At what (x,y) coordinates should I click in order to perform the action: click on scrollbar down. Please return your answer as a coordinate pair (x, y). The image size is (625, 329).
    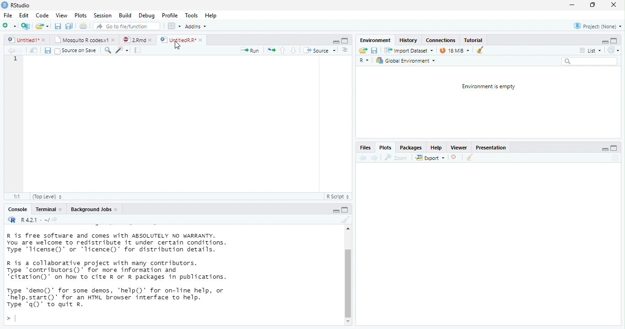
    Looking at the image, I should click on (348, 322).